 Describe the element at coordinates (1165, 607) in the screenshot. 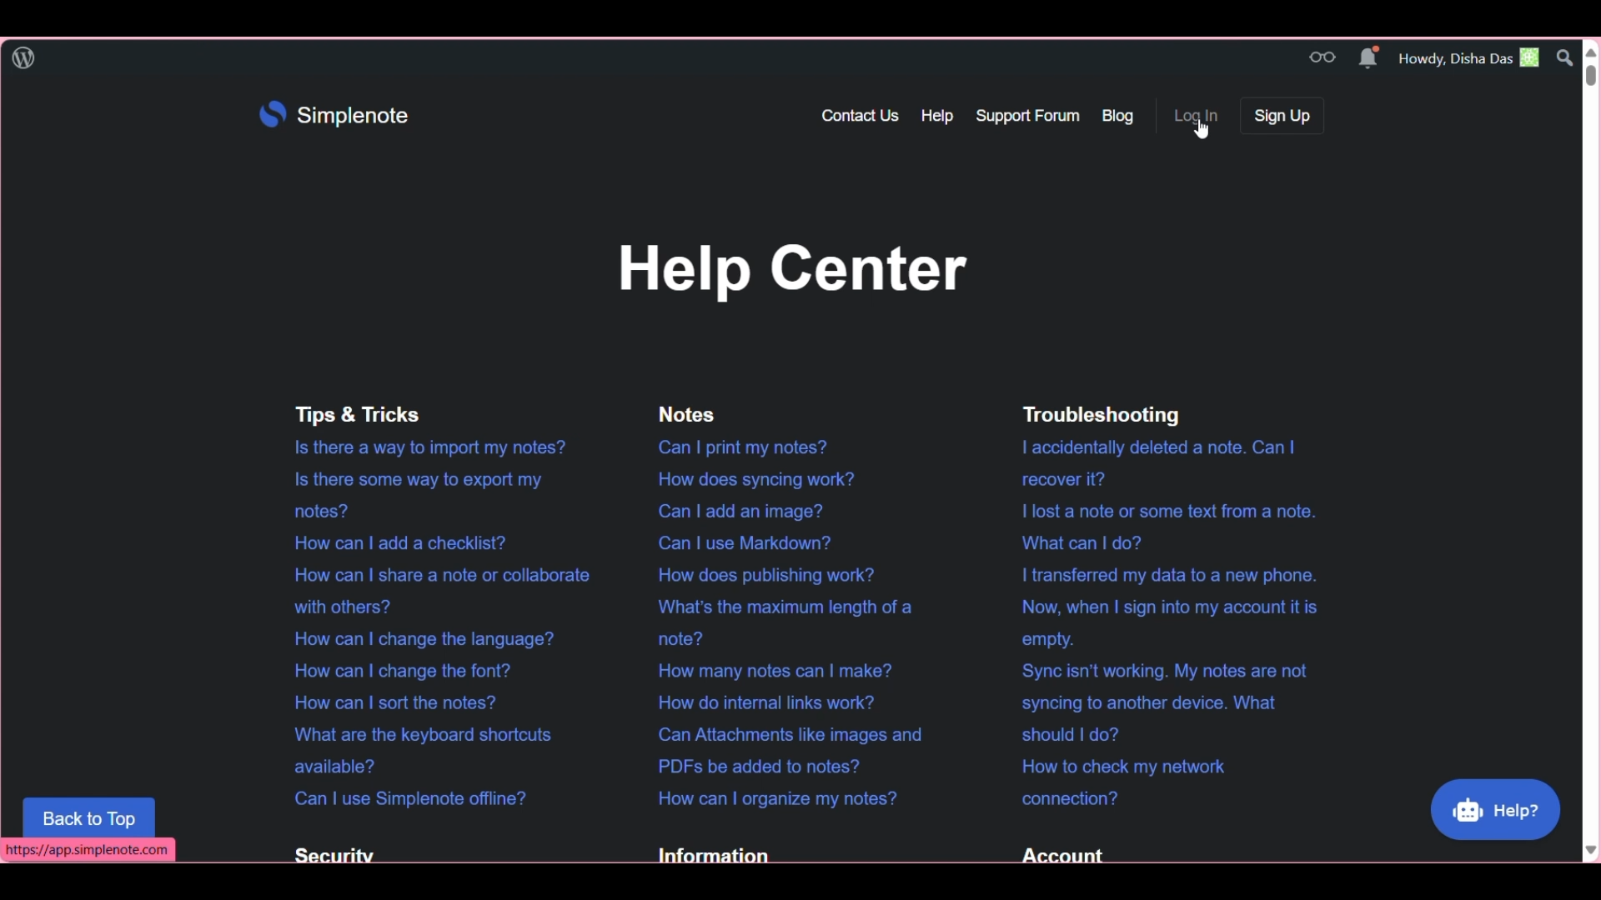

I see `| transferred my data to a new phone. Now, when | sign into my account it is empty.` at that location.